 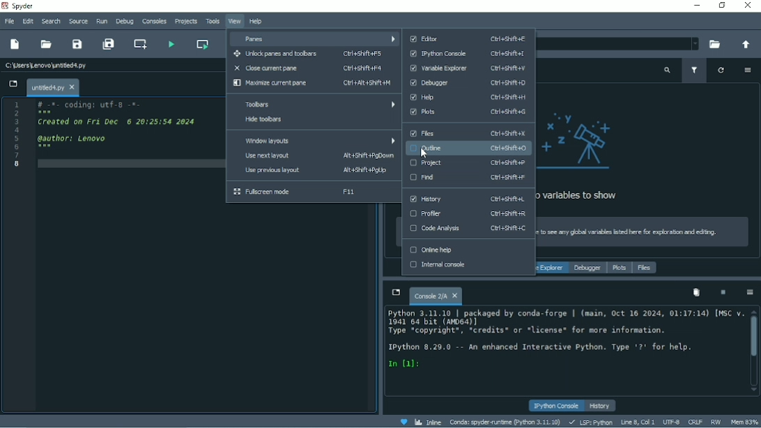 What do you see at coordinates (314, 140) in the screenshot?
I see `Window layouts` at bounding box center [314, 140].